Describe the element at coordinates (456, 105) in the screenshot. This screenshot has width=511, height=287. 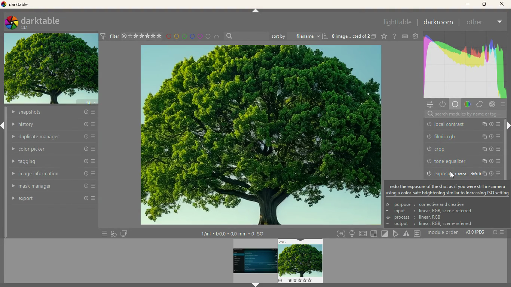
I see `base` at that location.